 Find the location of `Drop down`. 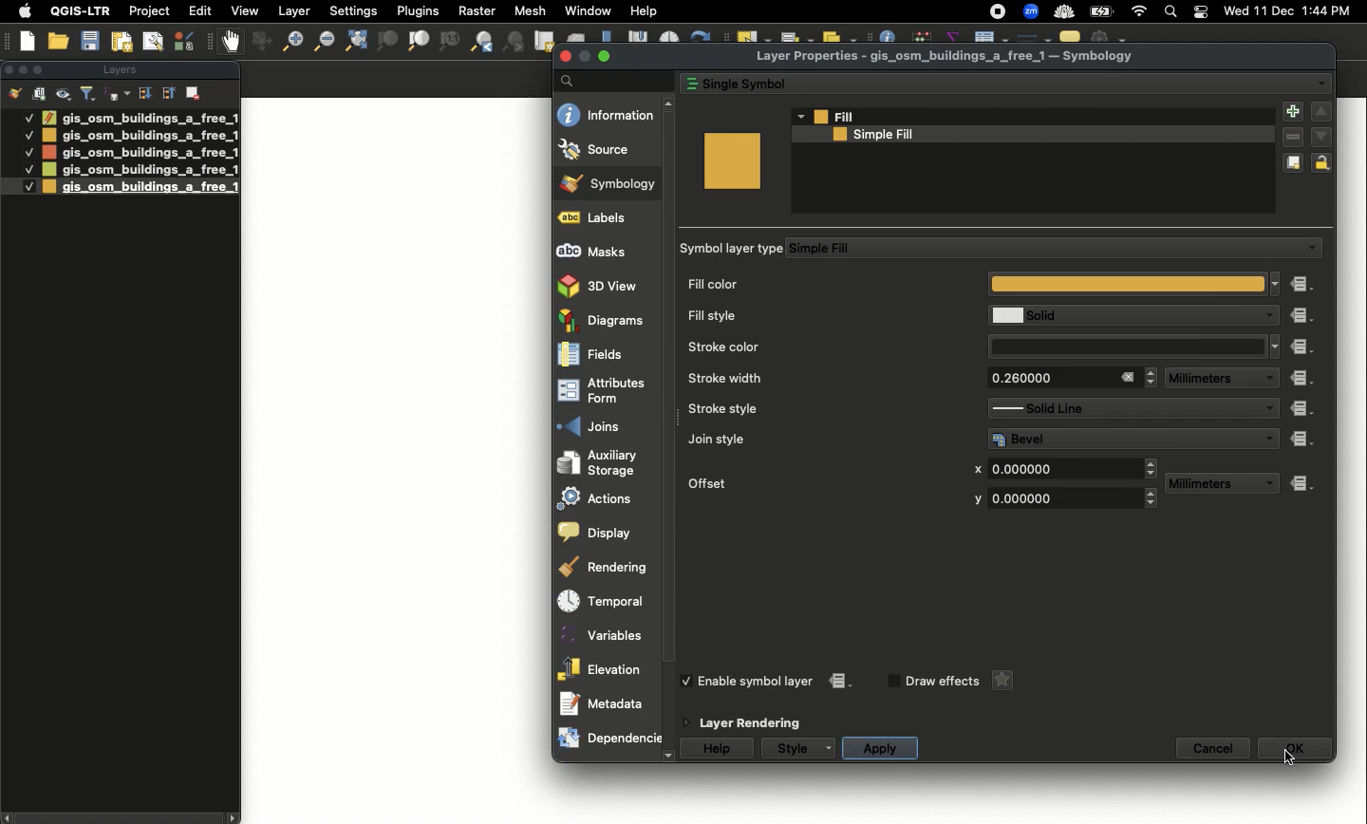

Drop down is located at coordinates (1276, 346).